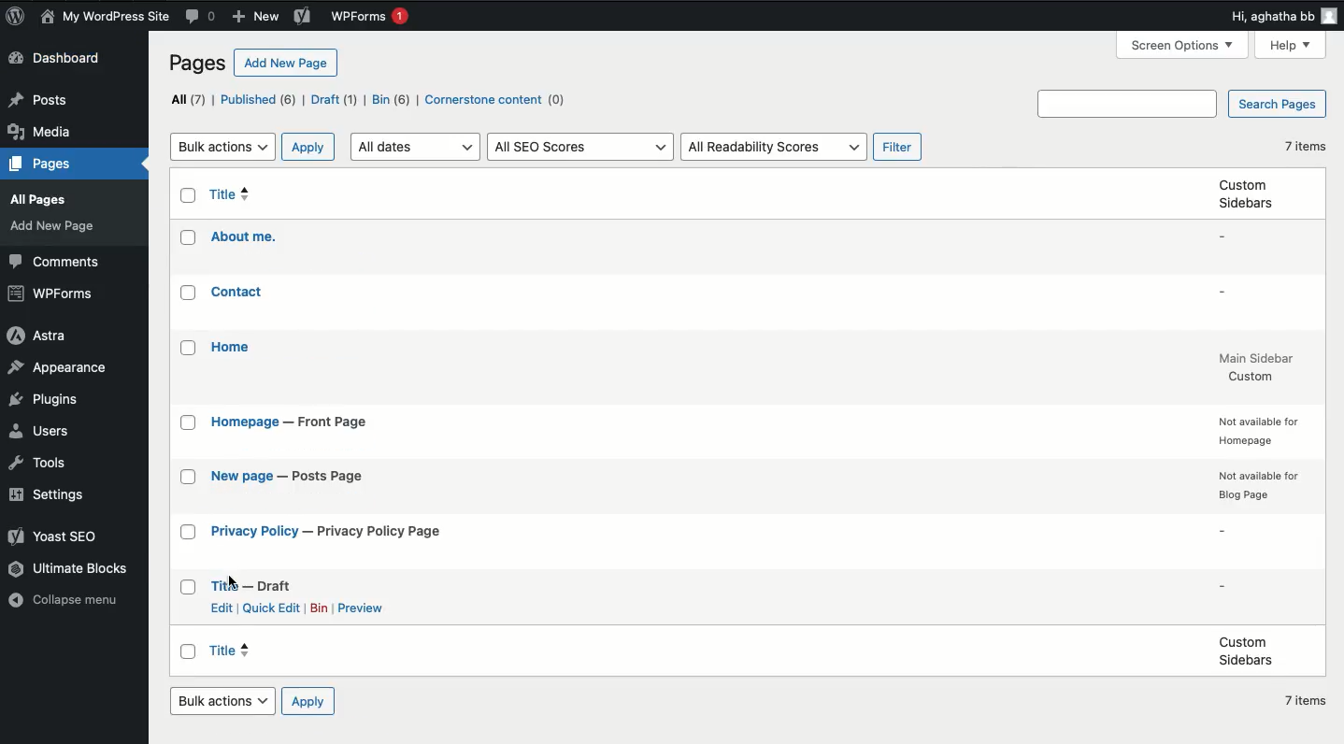  What do you see at coordinates (198, 64) in the screenshot?
I see `Pages` at bounding box center [198, 64].